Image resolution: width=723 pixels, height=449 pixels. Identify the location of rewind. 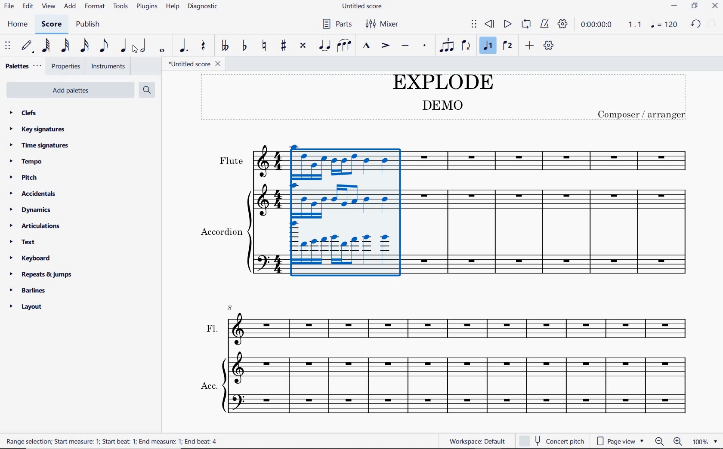
(491, 24).